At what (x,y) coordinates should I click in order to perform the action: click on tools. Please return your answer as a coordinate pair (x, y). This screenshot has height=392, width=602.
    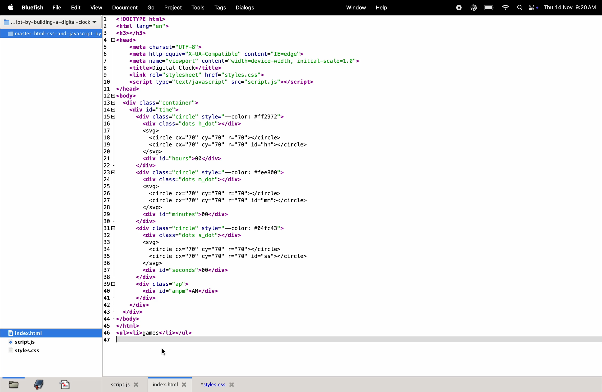
    Looking at the image, I should click on (198, 8).